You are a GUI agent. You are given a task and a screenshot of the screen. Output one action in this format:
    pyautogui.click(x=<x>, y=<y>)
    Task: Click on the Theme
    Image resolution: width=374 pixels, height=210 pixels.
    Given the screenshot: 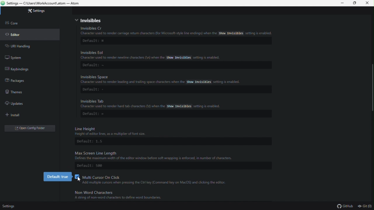 What is the action you would take?
    pyautogui.click(x=18, y=92)
    